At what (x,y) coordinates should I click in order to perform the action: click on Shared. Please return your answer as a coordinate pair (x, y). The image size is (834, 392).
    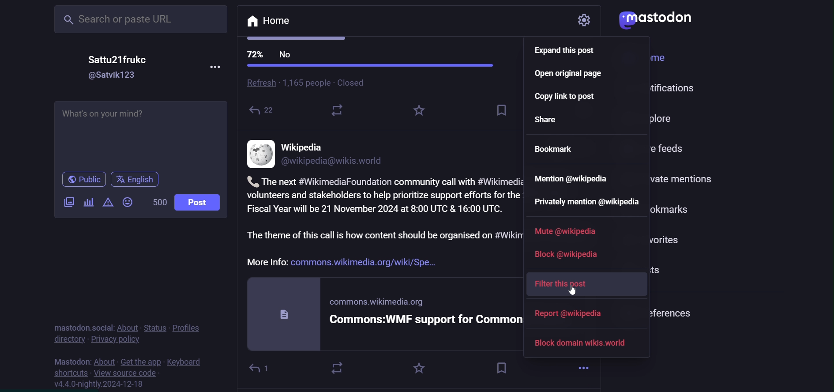
    Looking at the image, I should click on (264, 112).